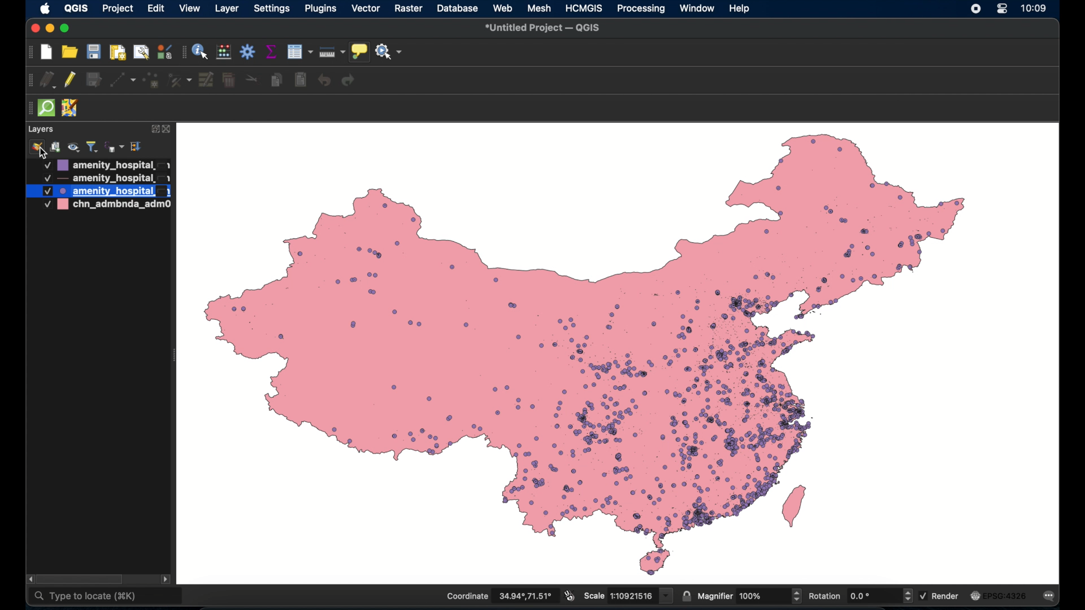 Image resolution: width=1085 pixels, height=610 pixels. Describe the element at coordinates (225, 8) in the screenshot. I see `layer` at that location.